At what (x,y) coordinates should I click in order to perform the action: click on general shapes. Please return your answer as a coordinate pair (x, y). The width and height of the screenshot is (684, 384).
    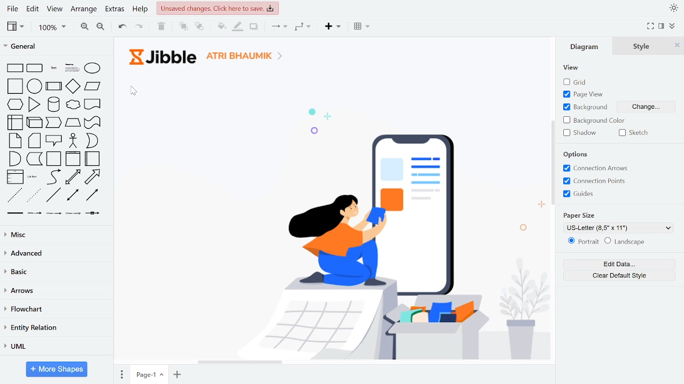
    Looking at the image, I should click on (92, 213).